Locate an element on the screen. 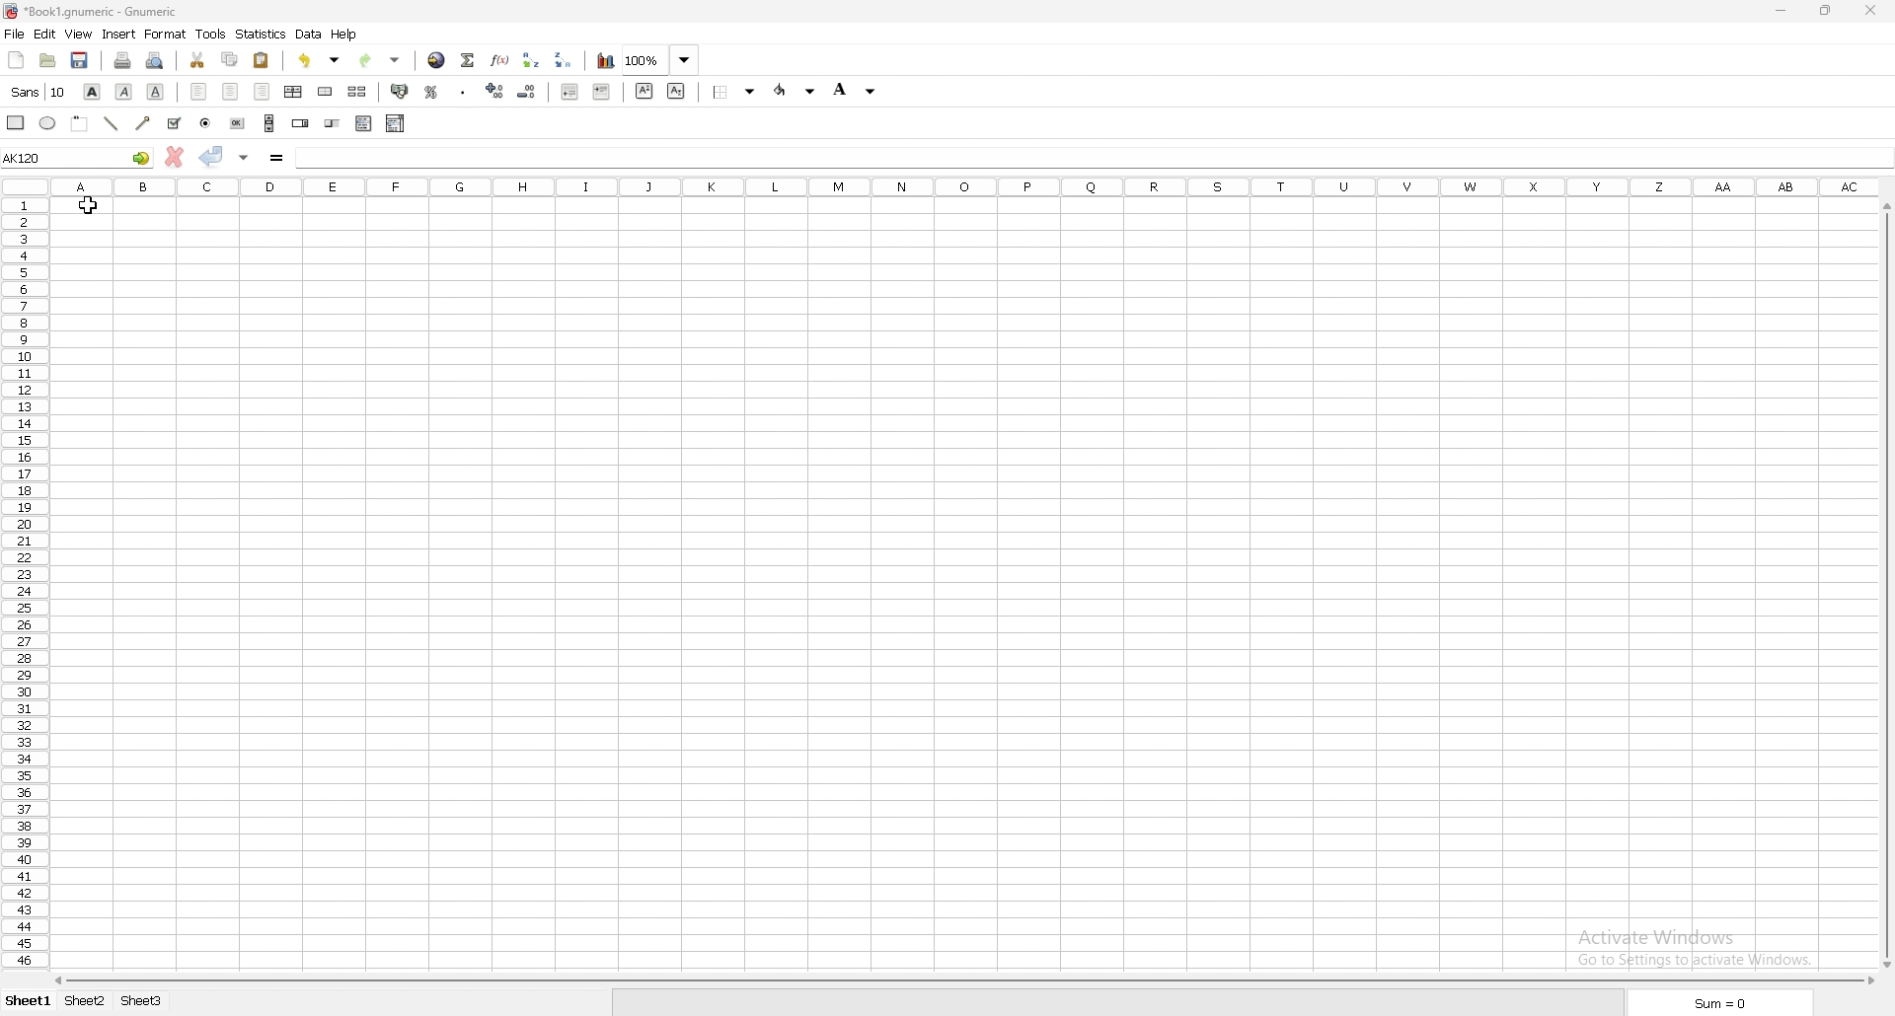 The width and height of the screenshot is (1895, 1016). arrowed line is located at coordinates (144, 123).